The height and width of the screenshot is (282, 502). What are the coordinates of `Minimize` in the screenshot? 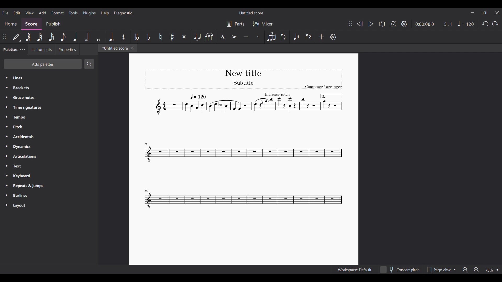 It's located at (472, 13).